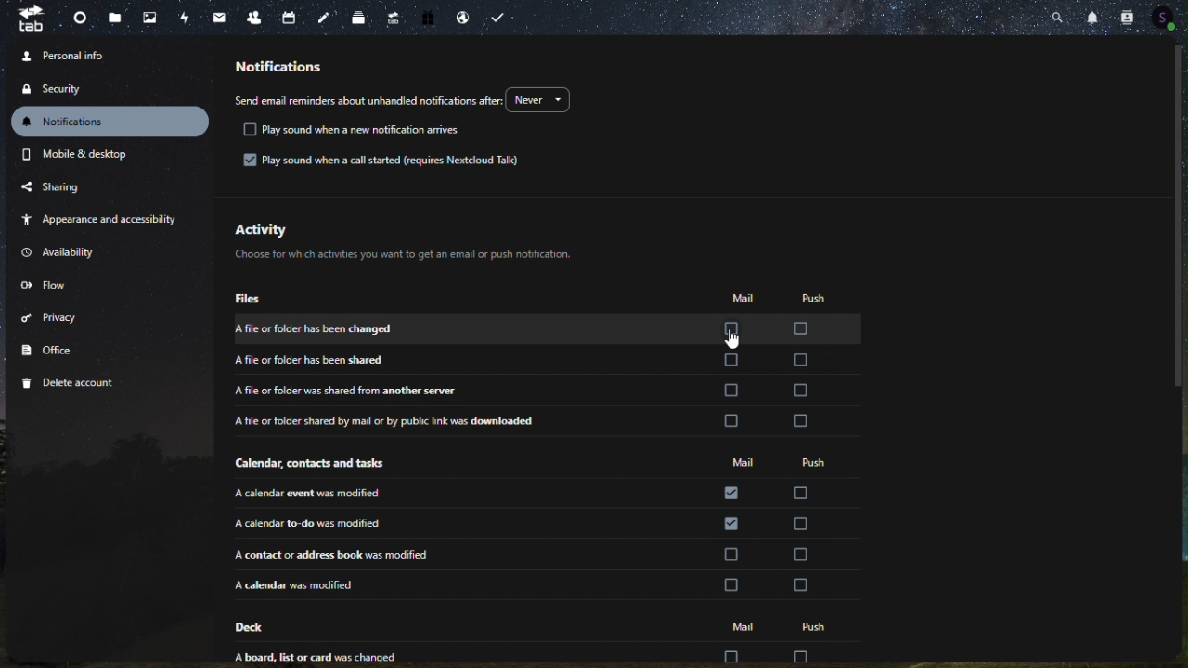 This screenshot has width=1188, height=668. What do you see at coordinates (299, 585) in the screenshot?
I see `a calender was modified` at bounding box center [299, 585].